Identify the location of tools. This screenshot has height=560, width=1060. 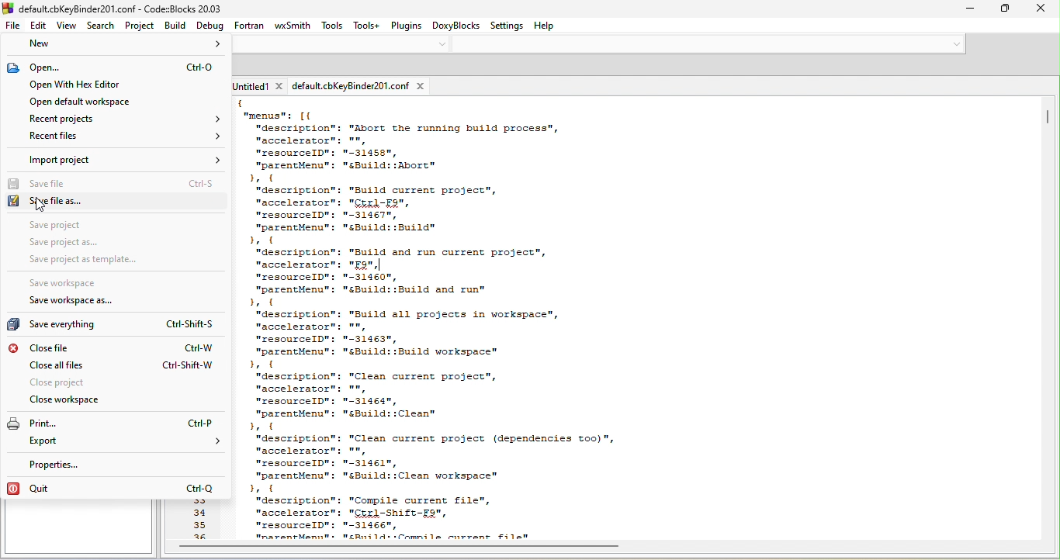
(332, 26).